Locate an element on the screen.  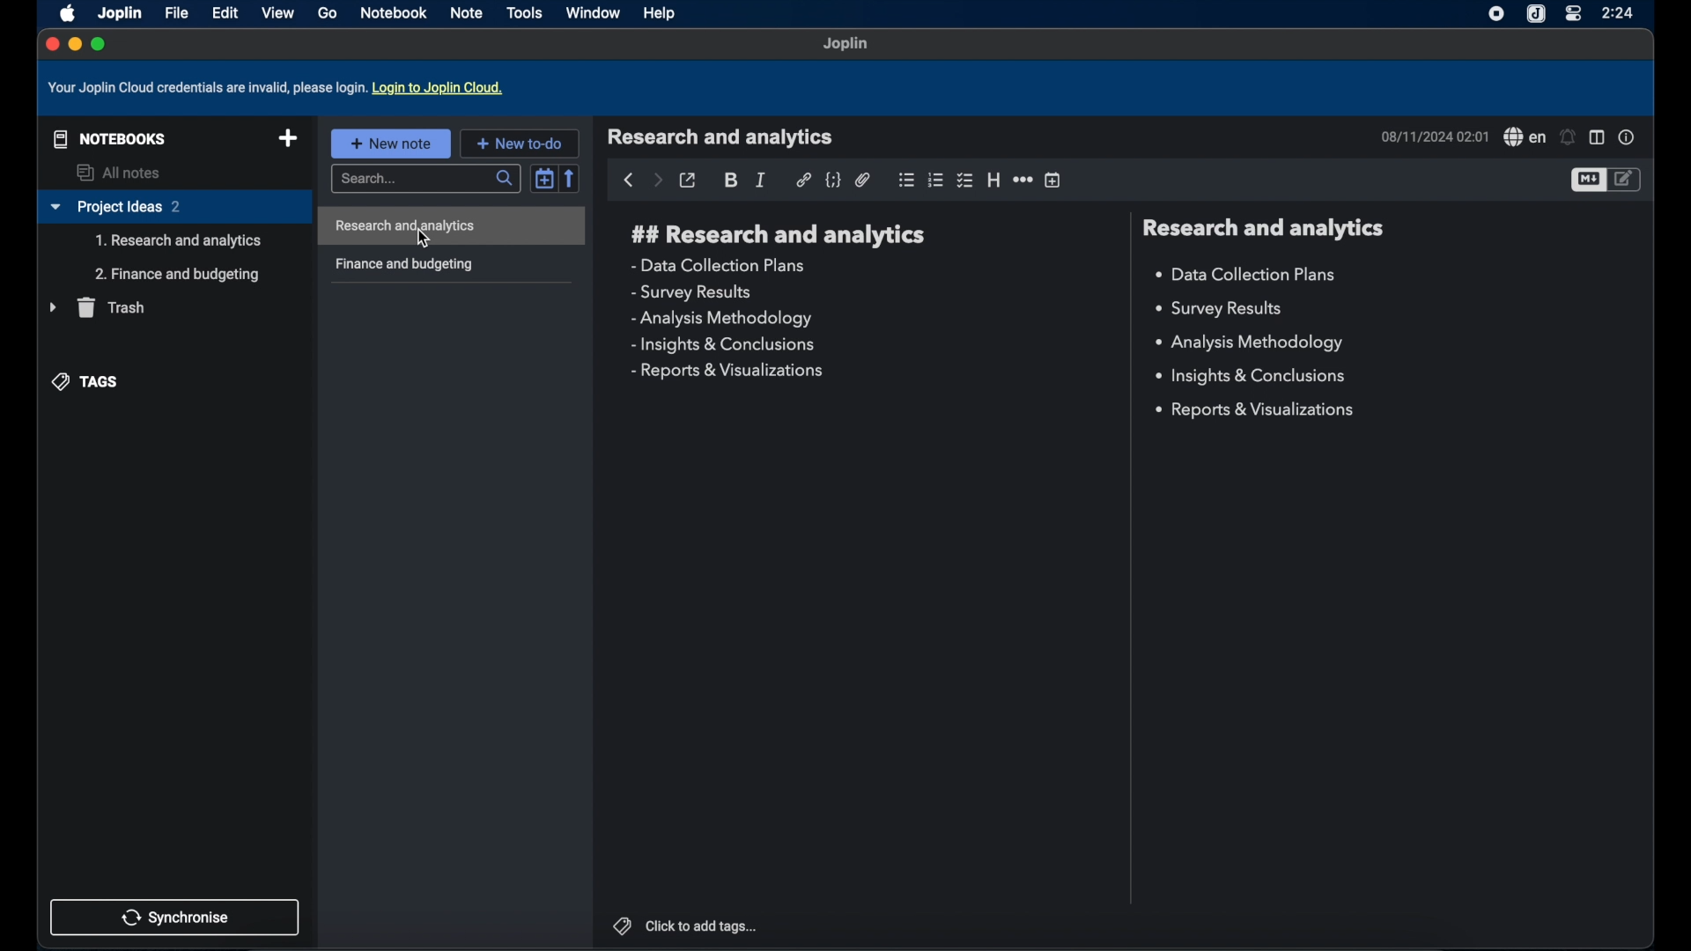
reports and visualizations is located at coordinates (726, 372).